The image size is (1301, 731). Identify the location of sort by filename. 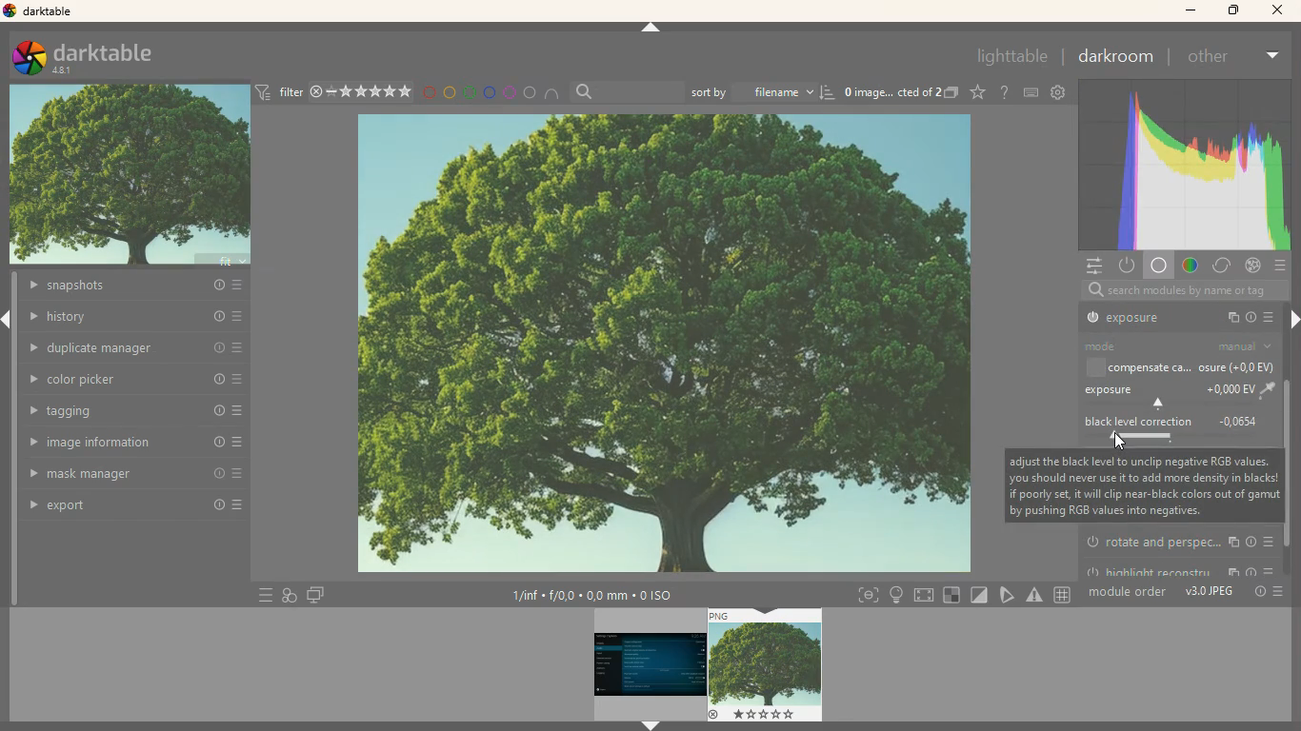
(761, 92).